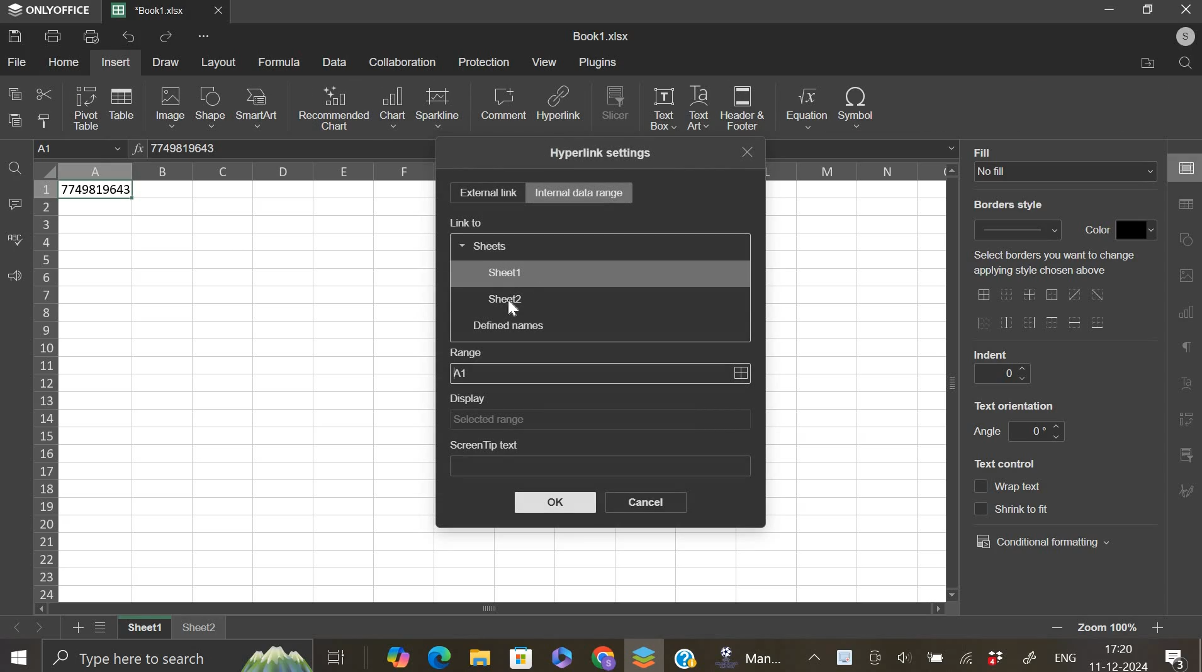  I want to click on row, so click(45, 390).